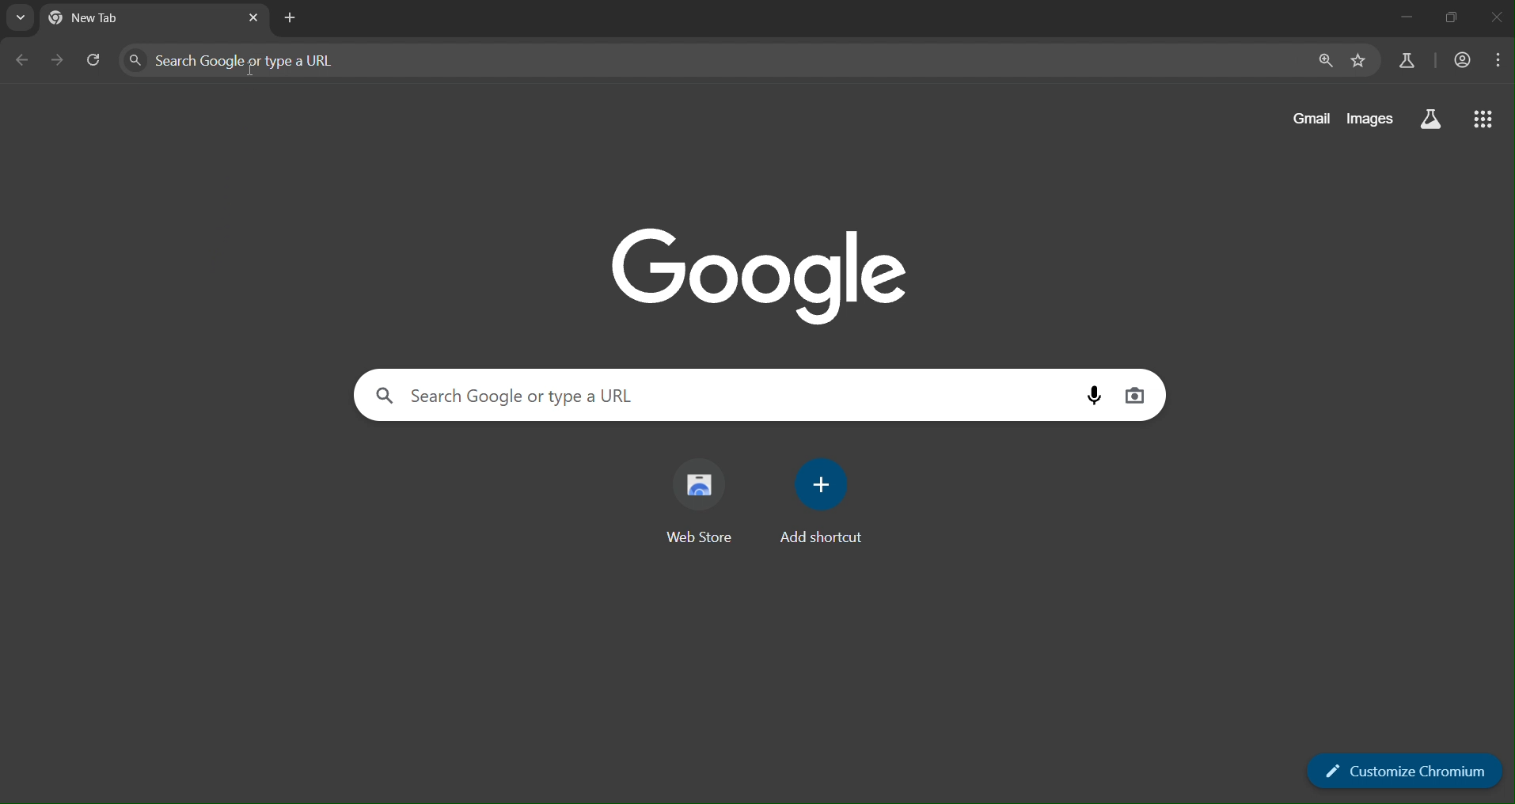  I want to click on menu, so click(1501, 63).